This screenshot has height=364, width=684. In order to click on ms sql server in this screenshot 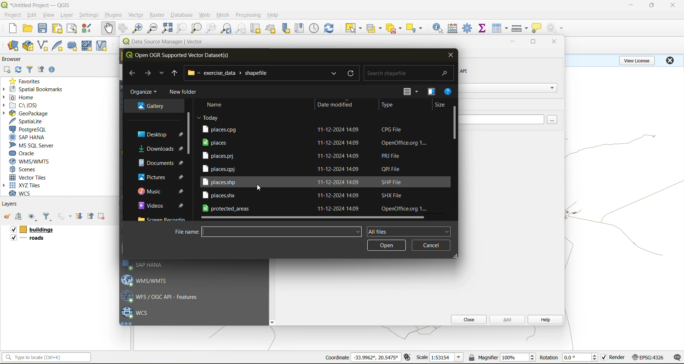, I will do `click(35, 145)`.